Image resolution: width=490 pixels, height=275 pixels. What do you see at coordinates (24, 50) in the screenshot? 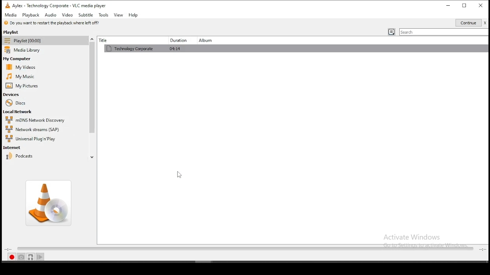
I see `media library` at bounding box center [24, 50].